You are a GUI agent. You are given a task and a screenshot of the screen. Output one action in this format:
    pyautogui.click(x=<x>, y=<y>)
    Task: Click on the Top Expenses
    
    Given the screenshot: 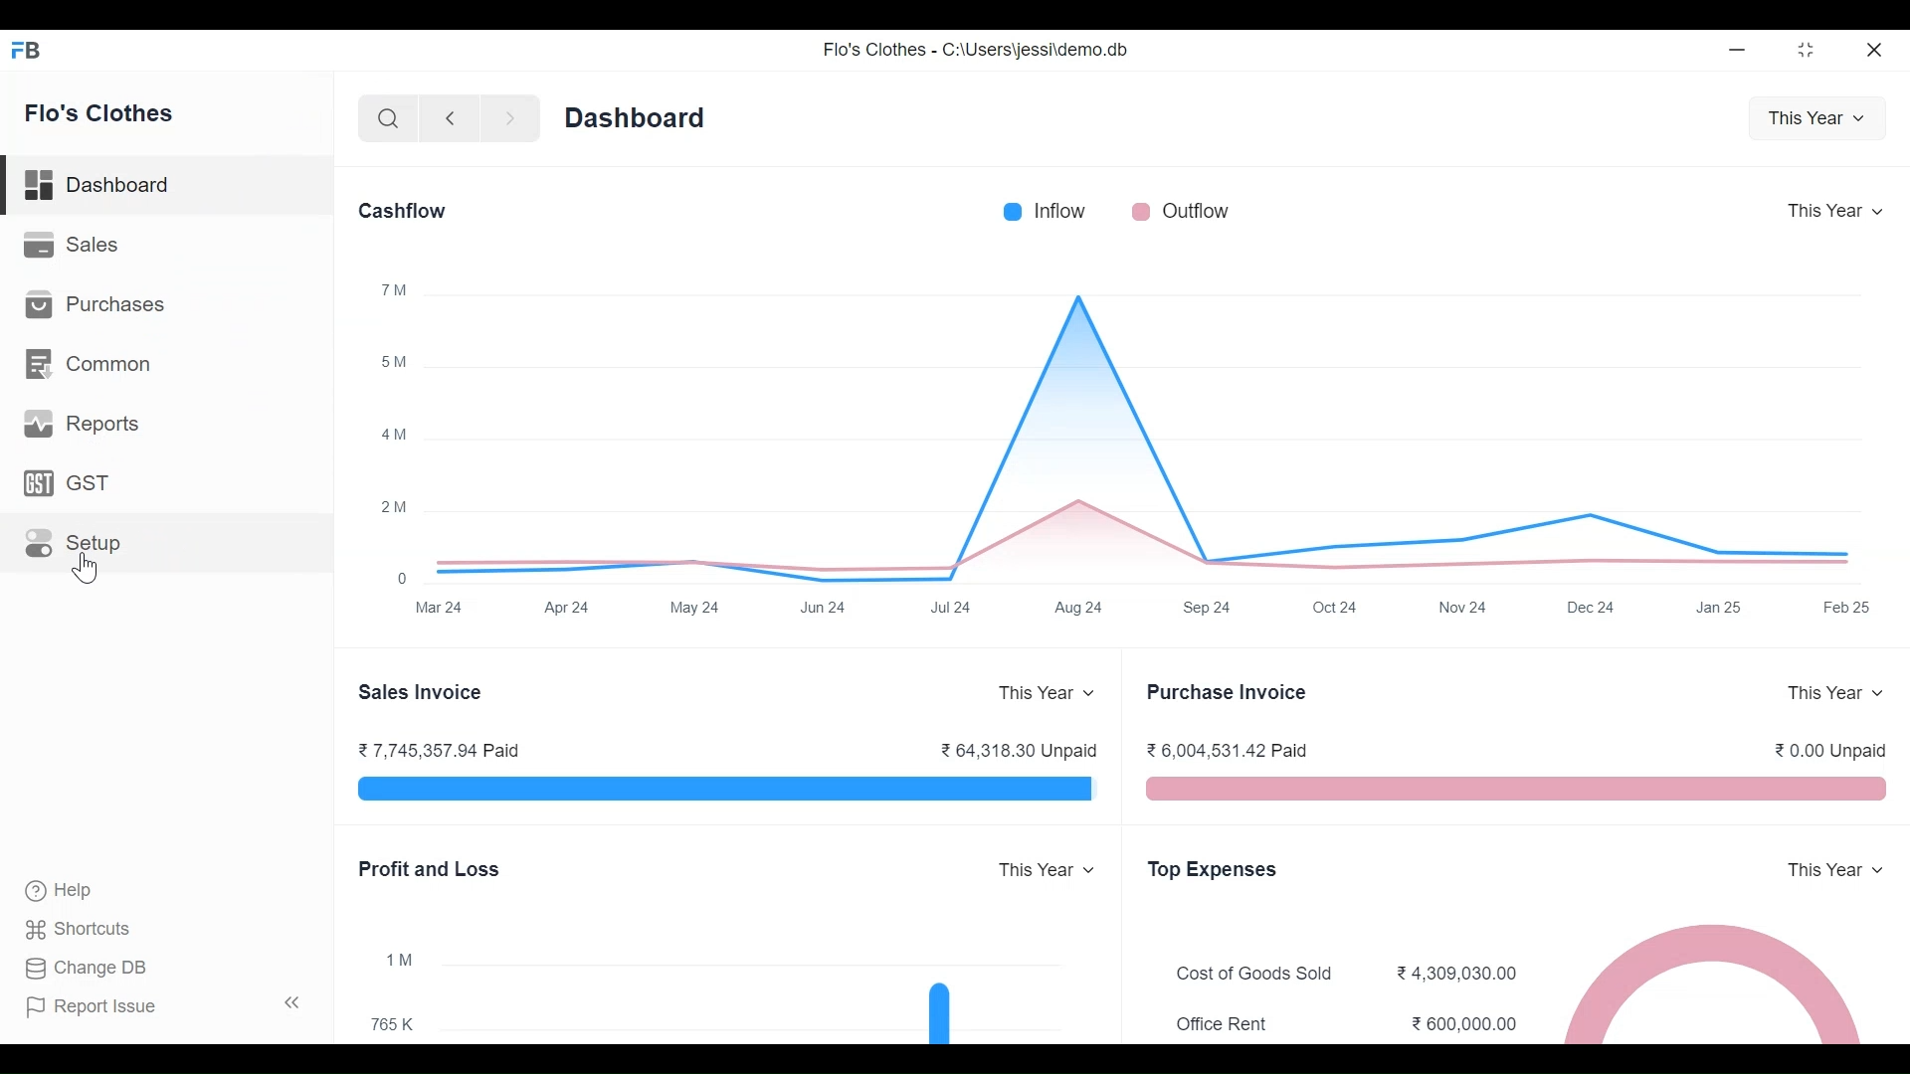 What is the action you would take?
    pyautogui.click(x=1215, y=871)
    